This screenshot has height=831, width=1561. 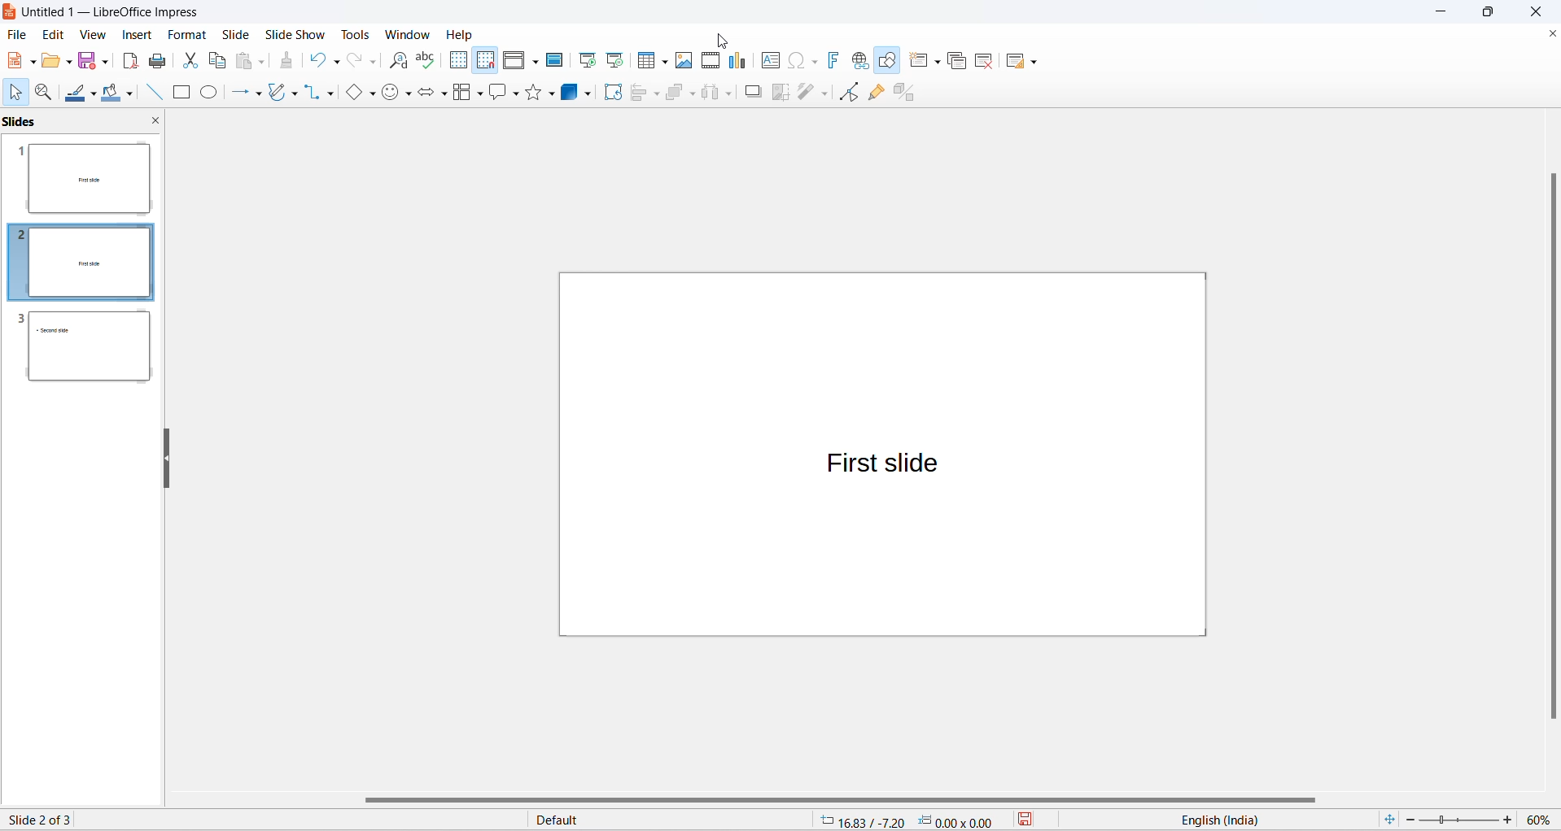 I want to click on star, so click(x=531, y=92).